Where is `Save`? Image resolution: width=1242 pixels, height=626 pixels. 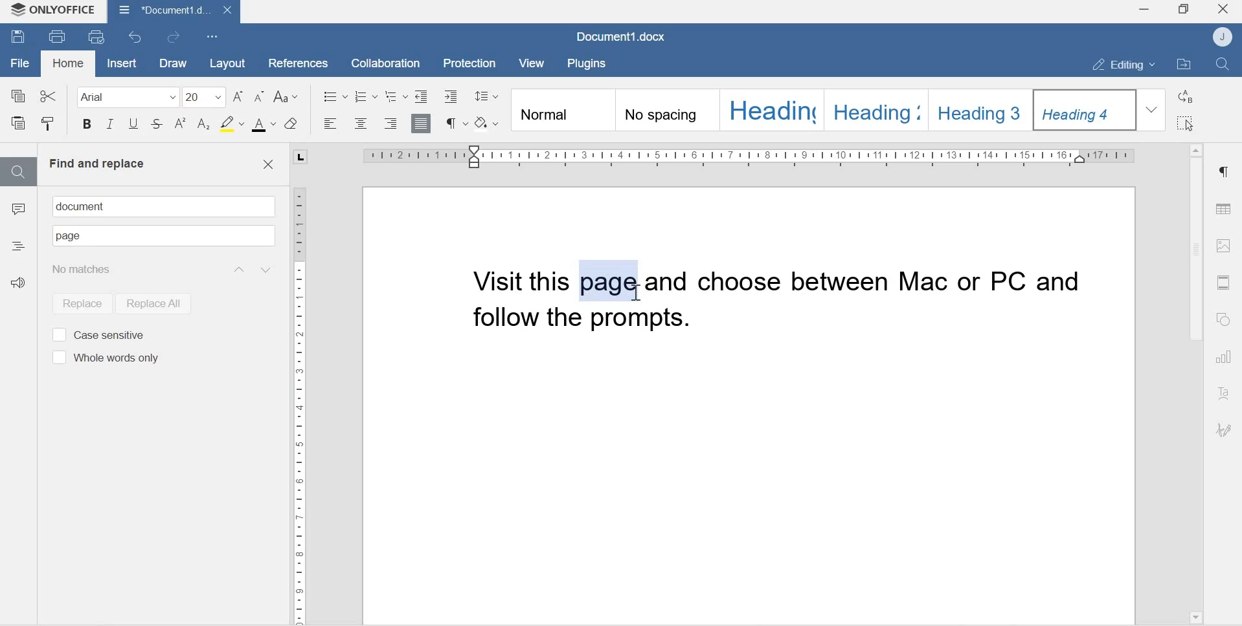
Save is located at coordinates (18, 38).